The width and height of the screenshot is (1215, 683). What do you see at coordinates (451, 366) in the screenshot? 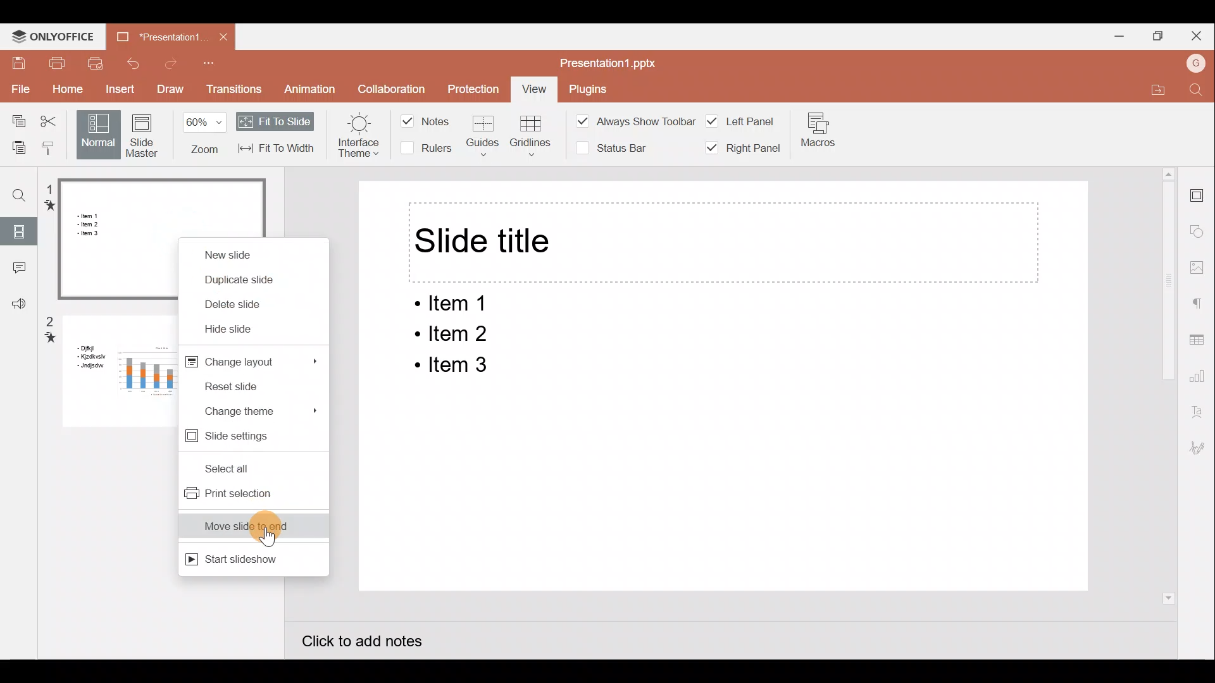
I see `ltem 3` at bounding box center [451, 366].